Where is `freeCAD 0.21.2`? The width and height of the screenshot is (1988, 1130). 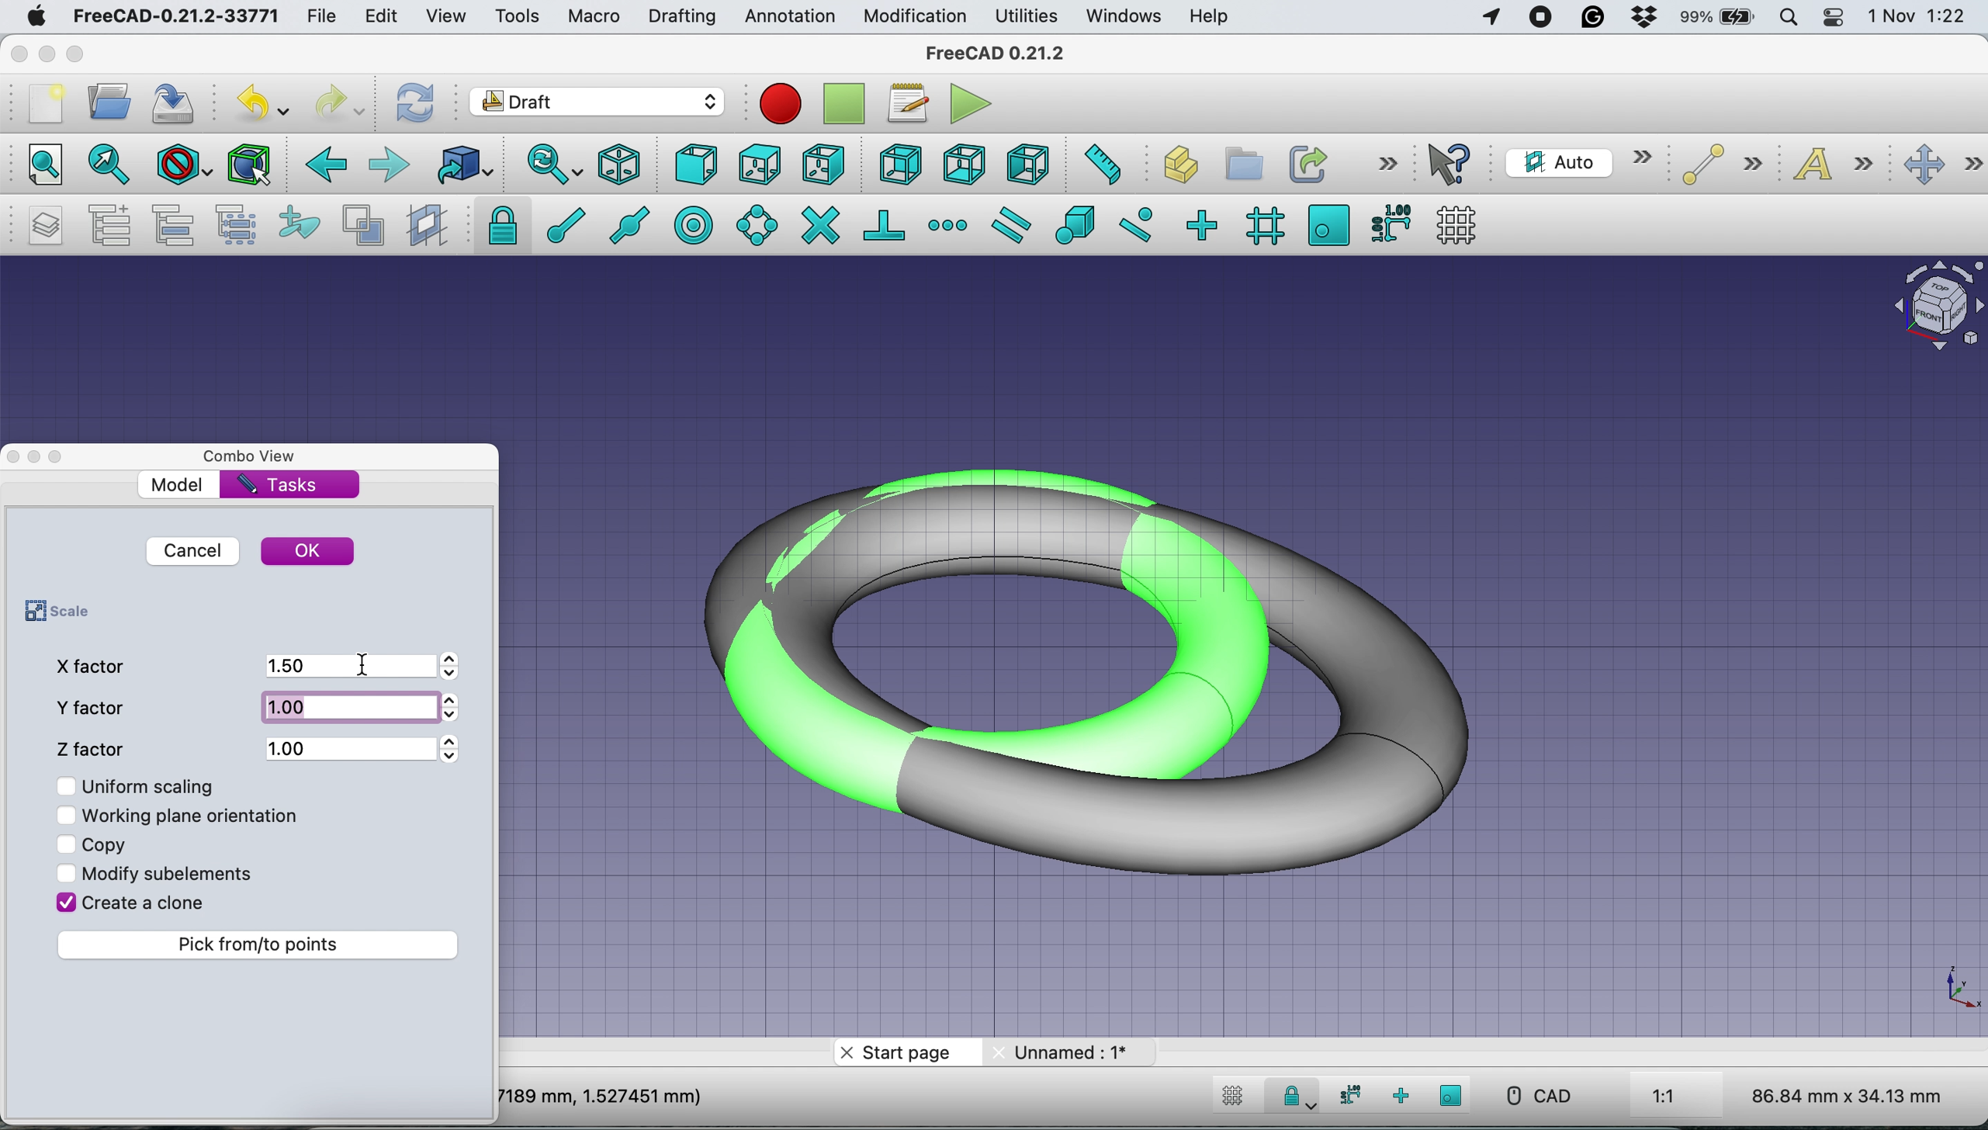 freeCAD 0.21.2 is located at coordinates (995, 54).